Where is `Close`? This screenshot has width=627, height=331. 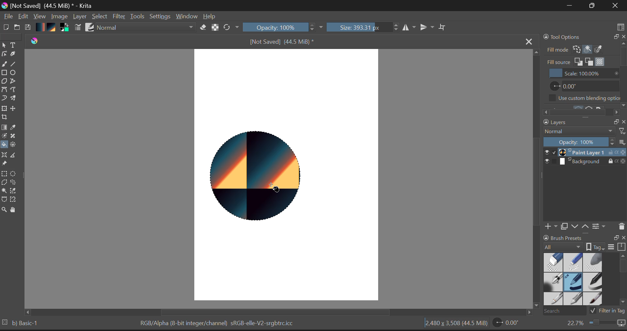 Close is located at coordinates (527, 41).